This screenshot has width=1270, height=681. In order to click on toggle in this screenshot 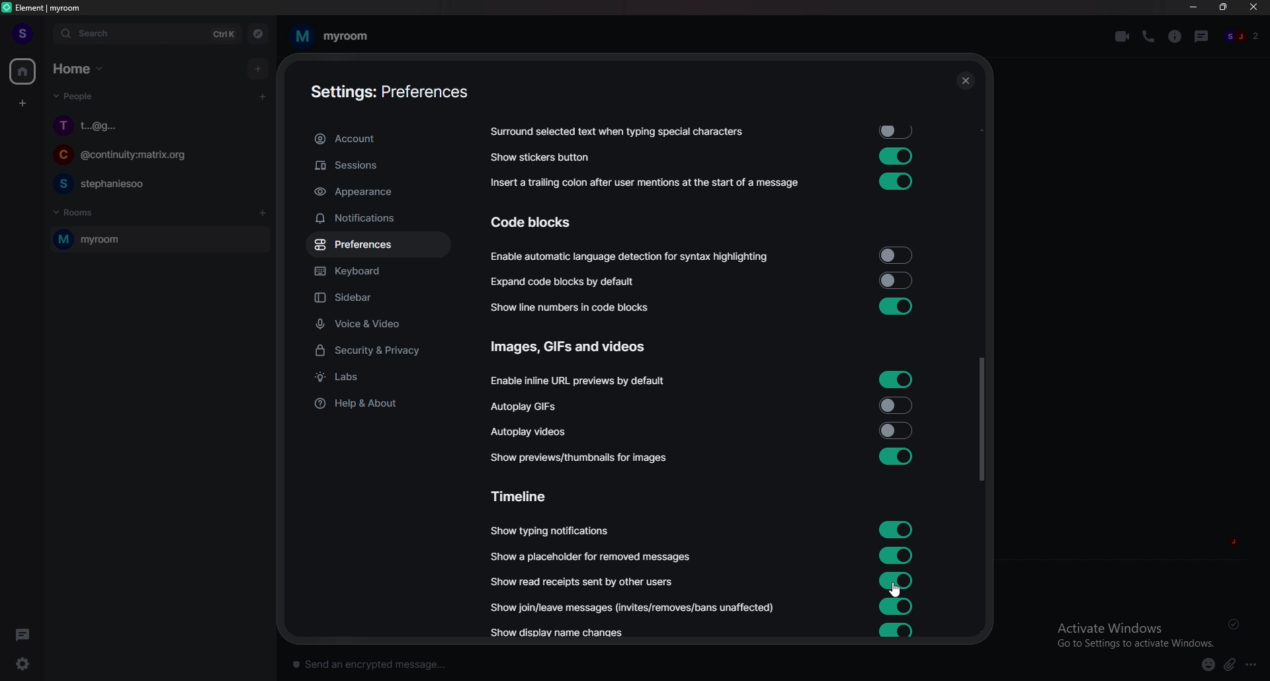, I will do `click(897, 553)`.